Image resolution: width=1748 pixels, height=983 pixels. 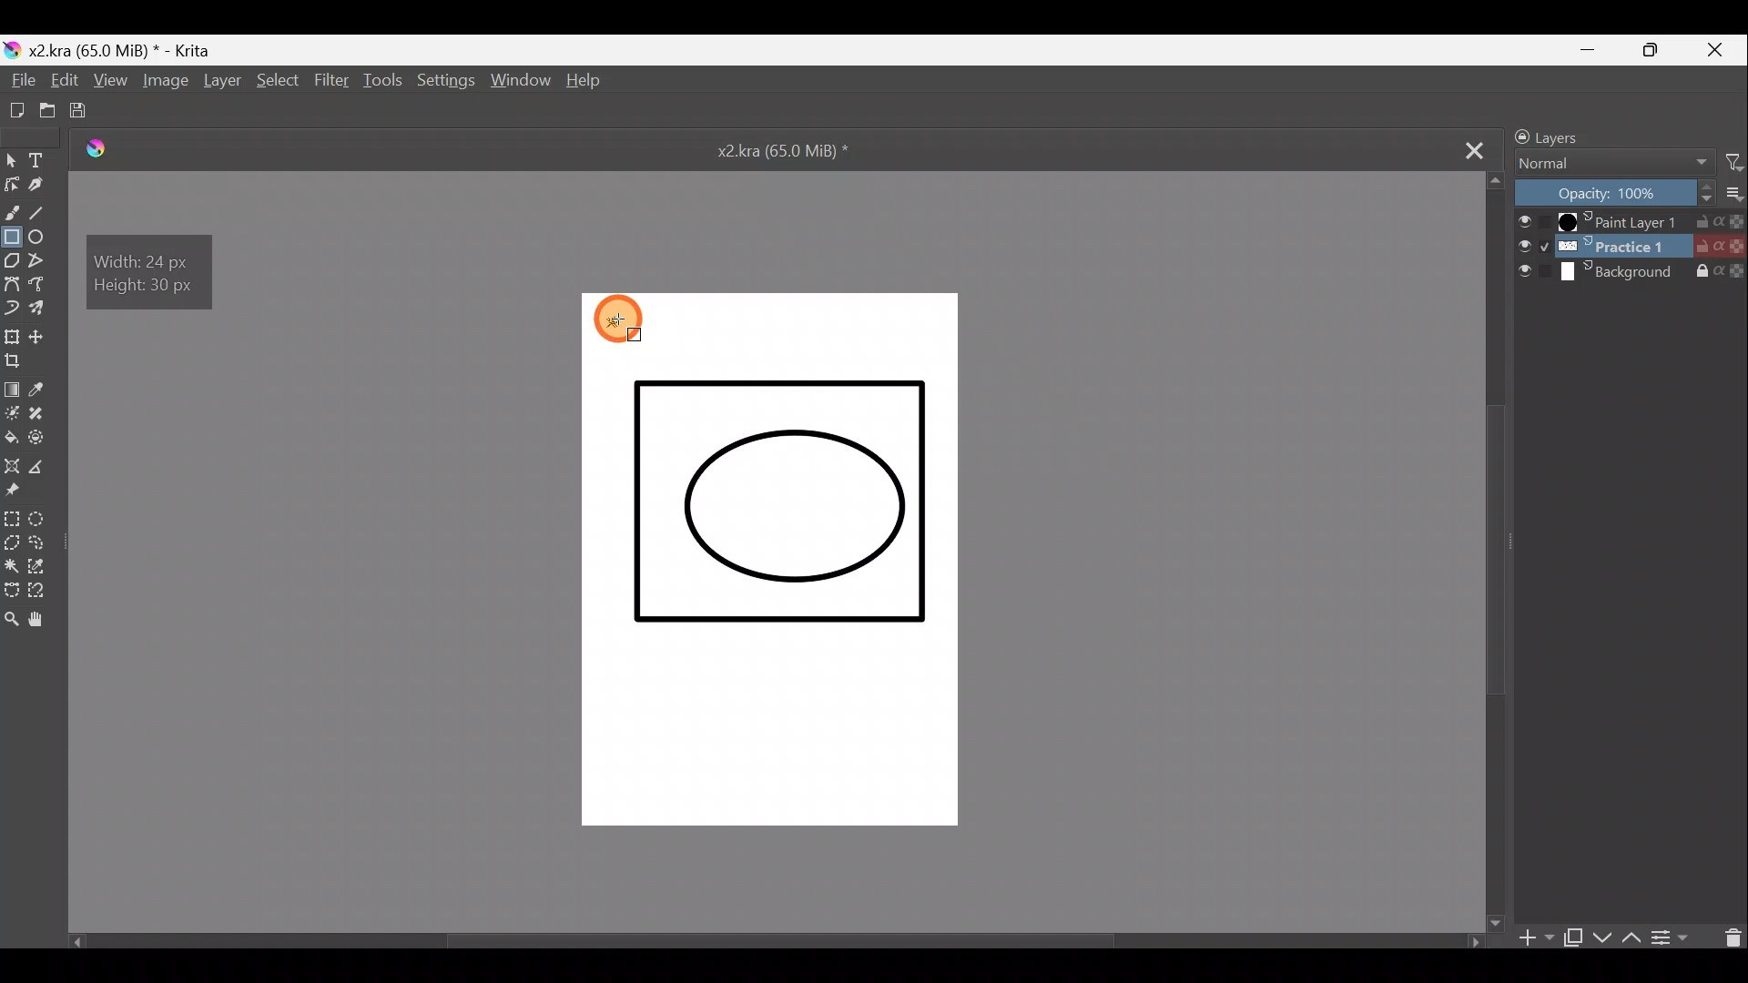 What do you see at coordinates (1603, 940) in the screenshot?
I see `Move layer/mask down` at bounding box center [1603, 940].